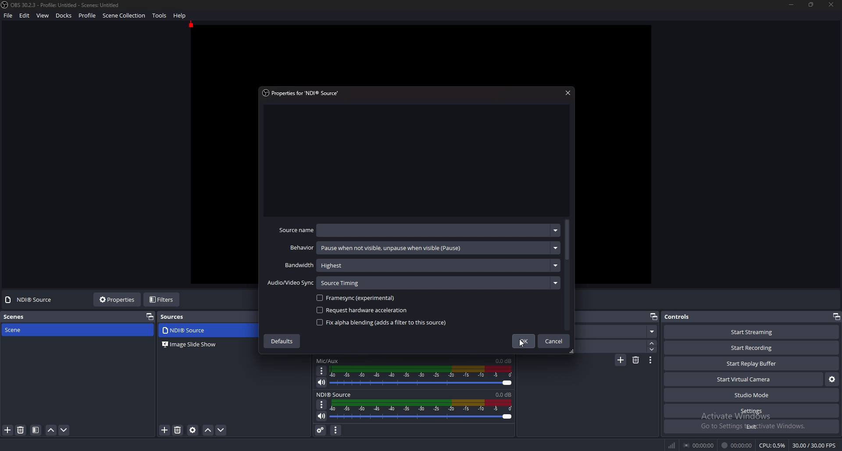 Image resolution: width=842 pixels, height=451 pixels. Describe the element at coordinates (523, 342) in the screenshot. I see `ok` at that location.